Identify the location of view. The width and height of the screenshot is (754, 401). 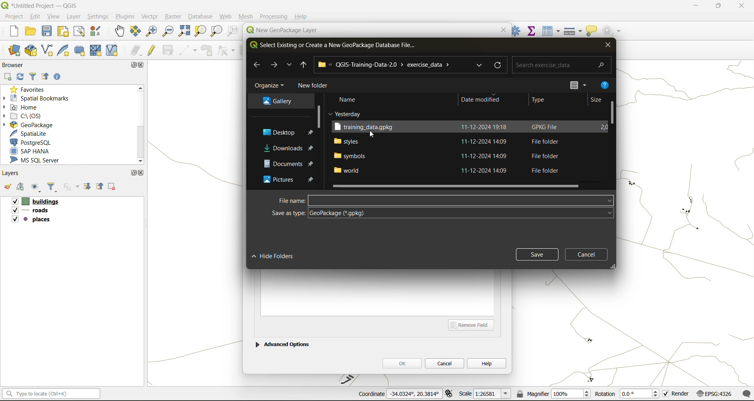
(55, 16).